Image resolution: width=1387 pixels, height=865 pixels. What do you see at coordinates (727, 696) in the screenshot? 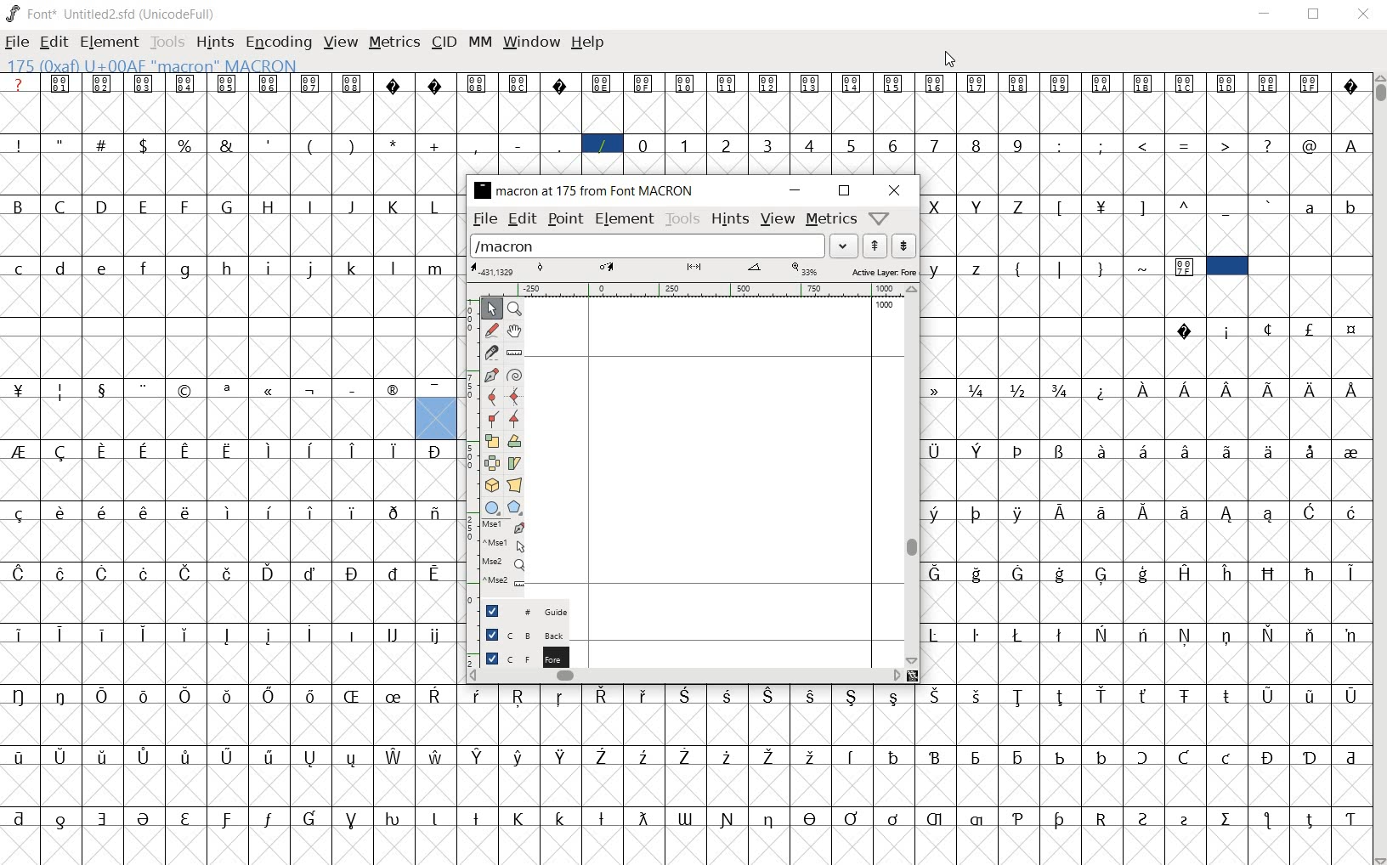
I see `Symbol` at bounding box center [727, 696].